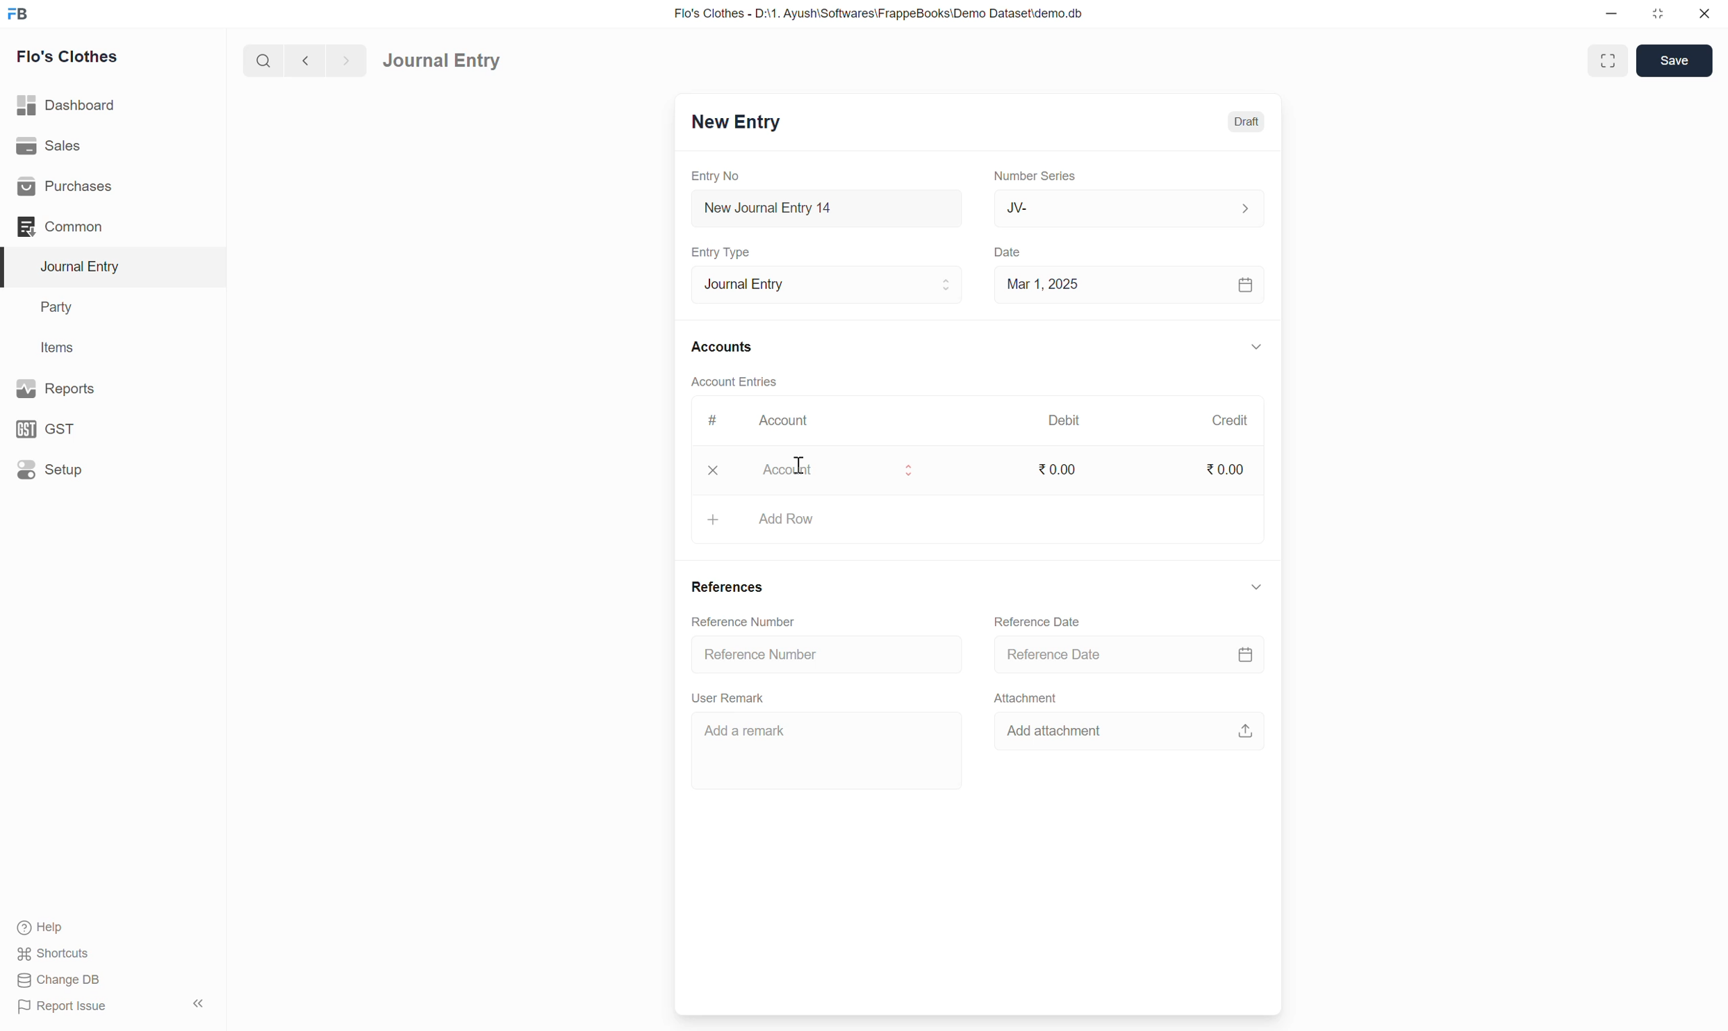 The image size is (1728, 1031). I want to click on Reference number, so click(791, 656).